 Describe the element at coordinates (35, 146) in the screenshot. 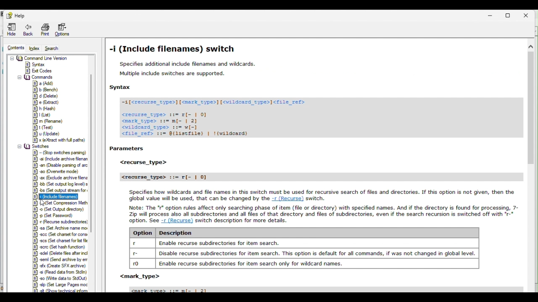

I see `Switches` at that location.